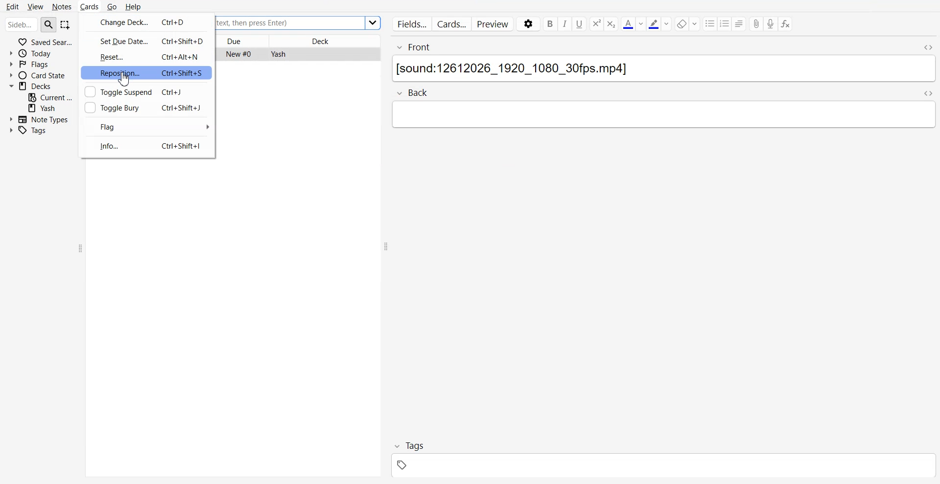  I want to click on ctrl+D, so click(175, 20).